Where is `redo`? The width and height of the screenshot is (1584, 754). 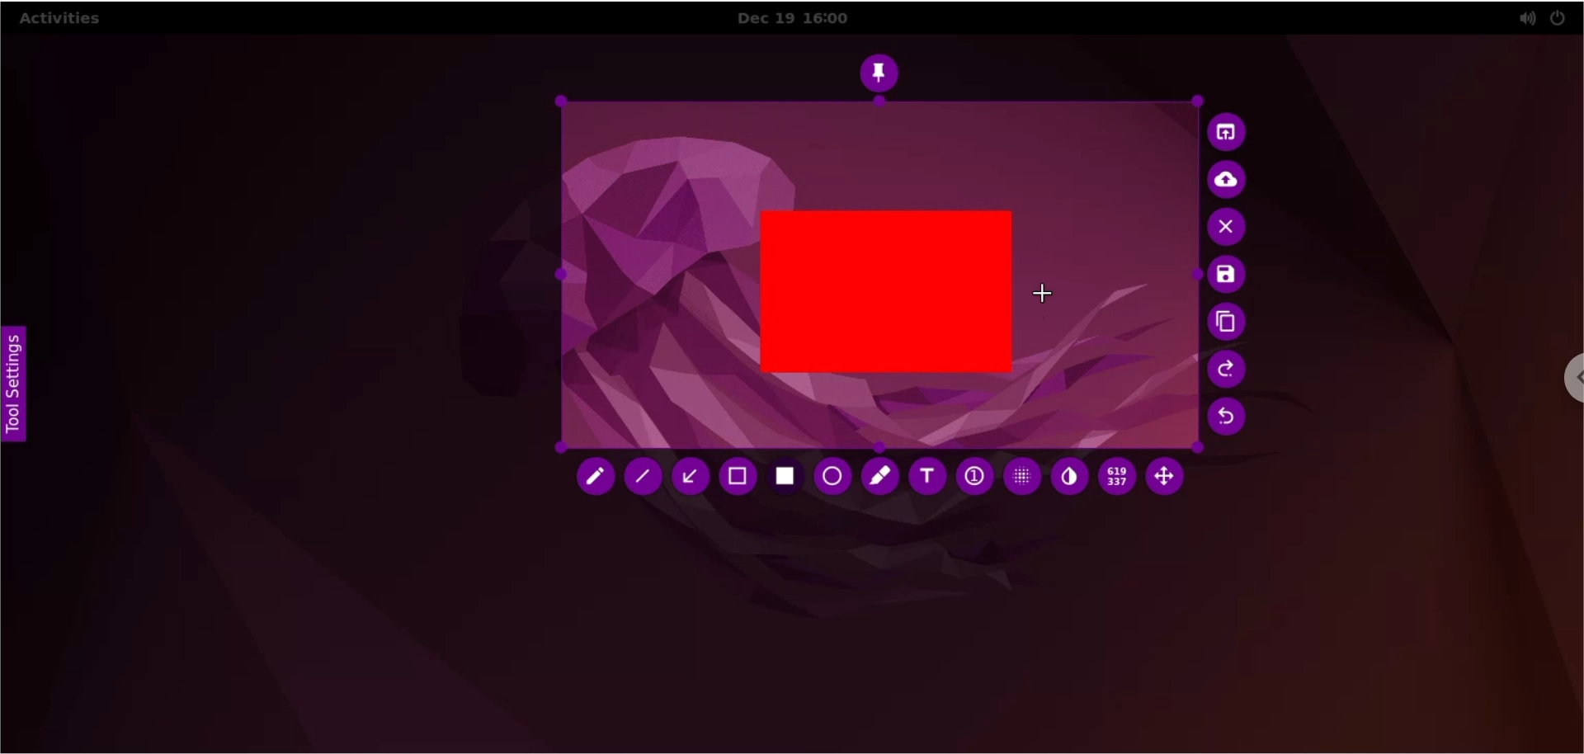
redo is located at coordinates (1227, 370).